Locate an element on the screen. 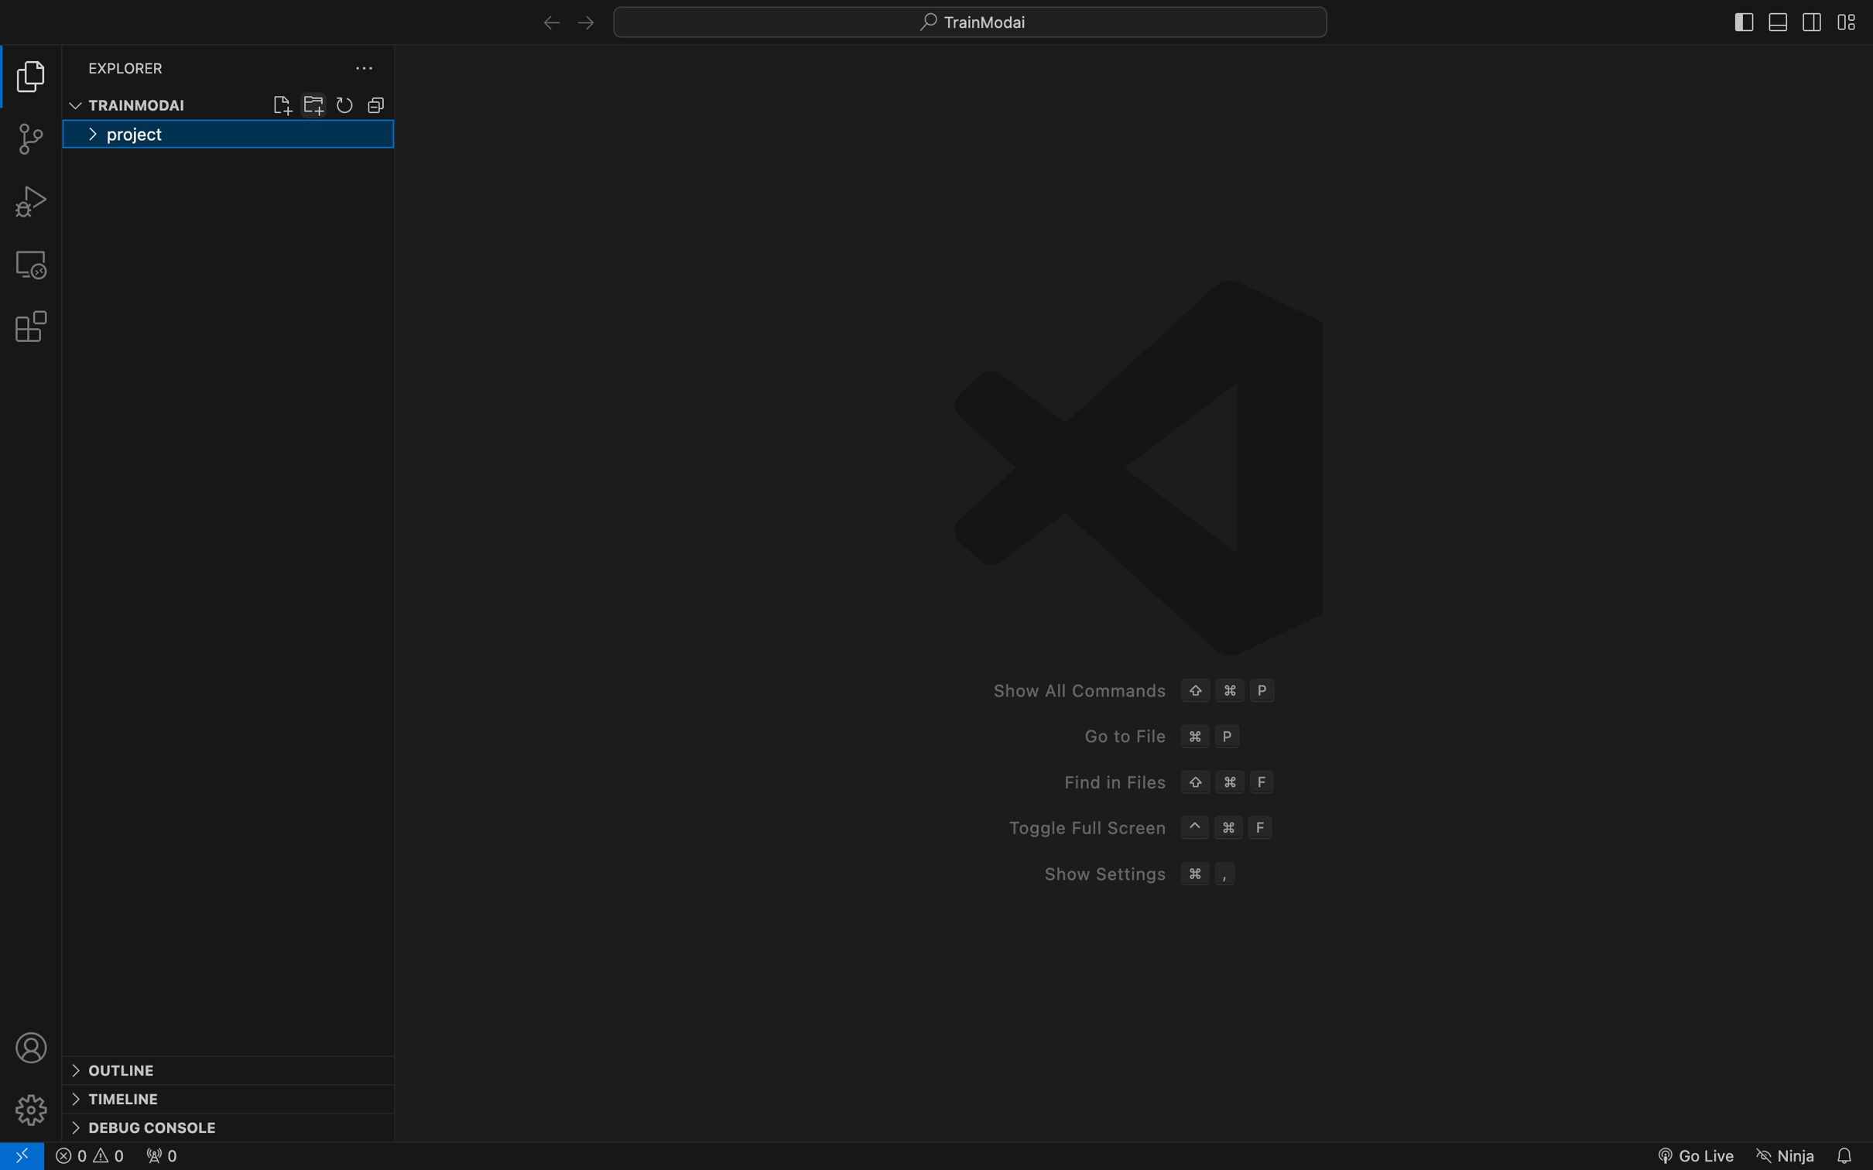 The width and height of the screenshot is (1873, 1170). 0 is located at coordinates (159, 1157).